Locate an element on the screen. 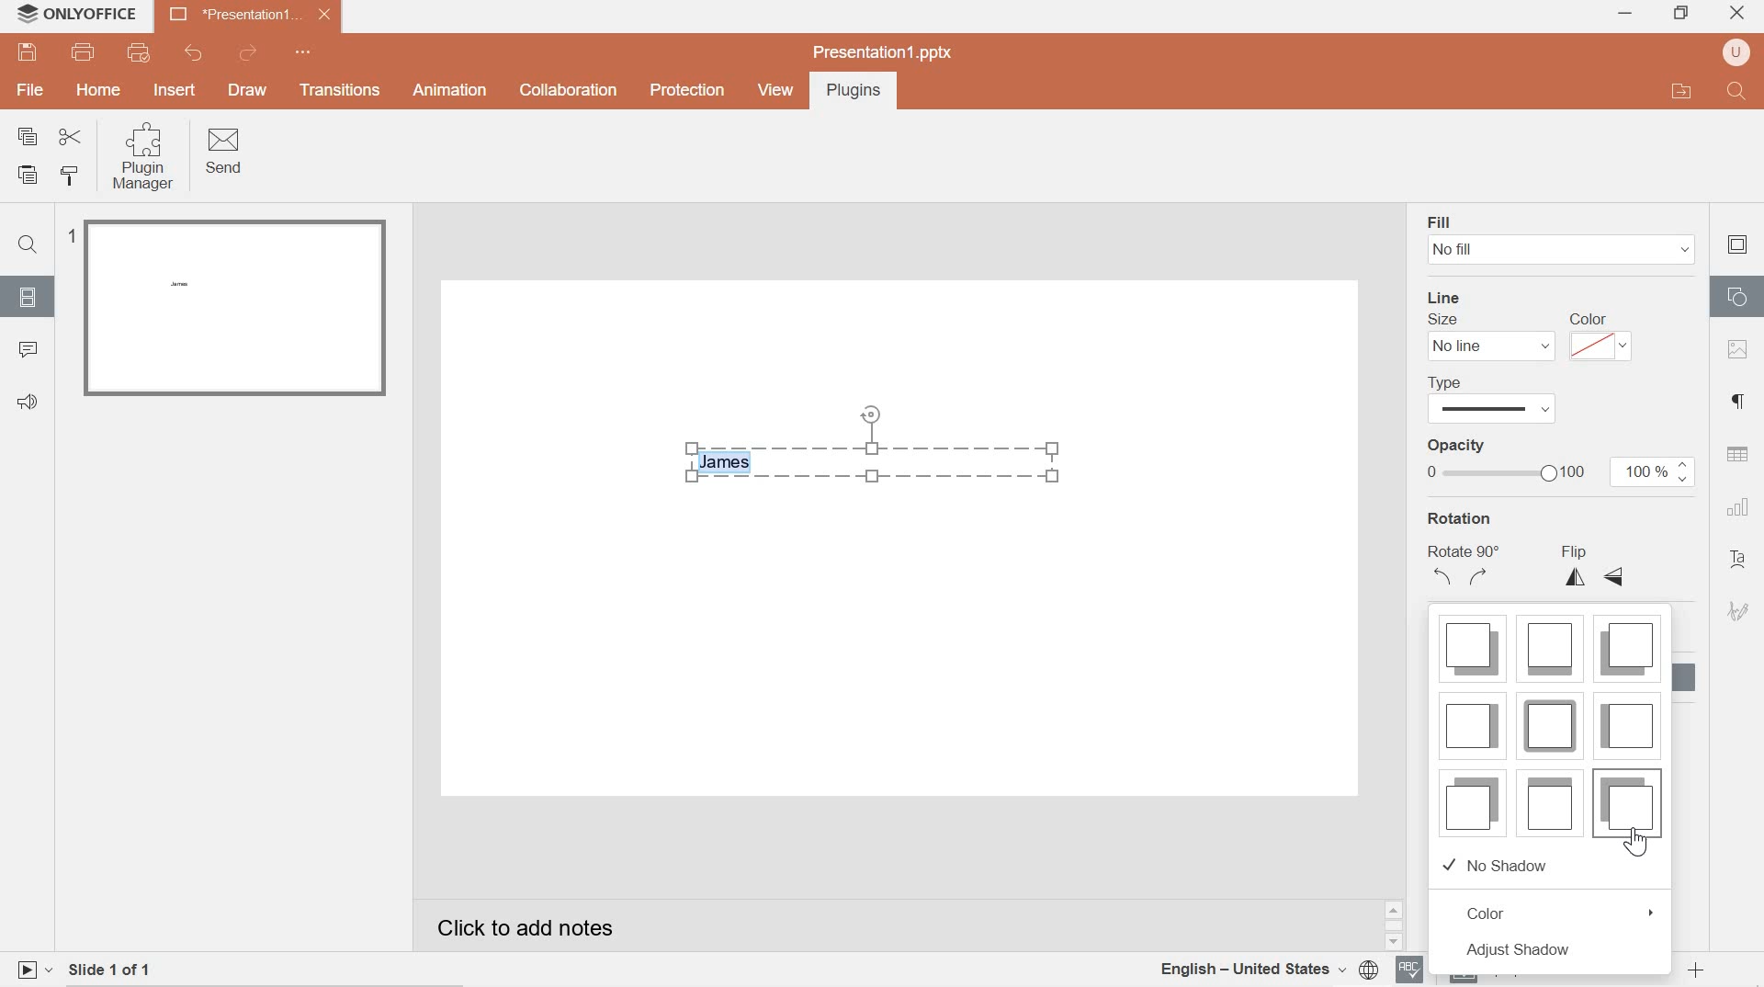  system name is located at coordinates (98, 14).